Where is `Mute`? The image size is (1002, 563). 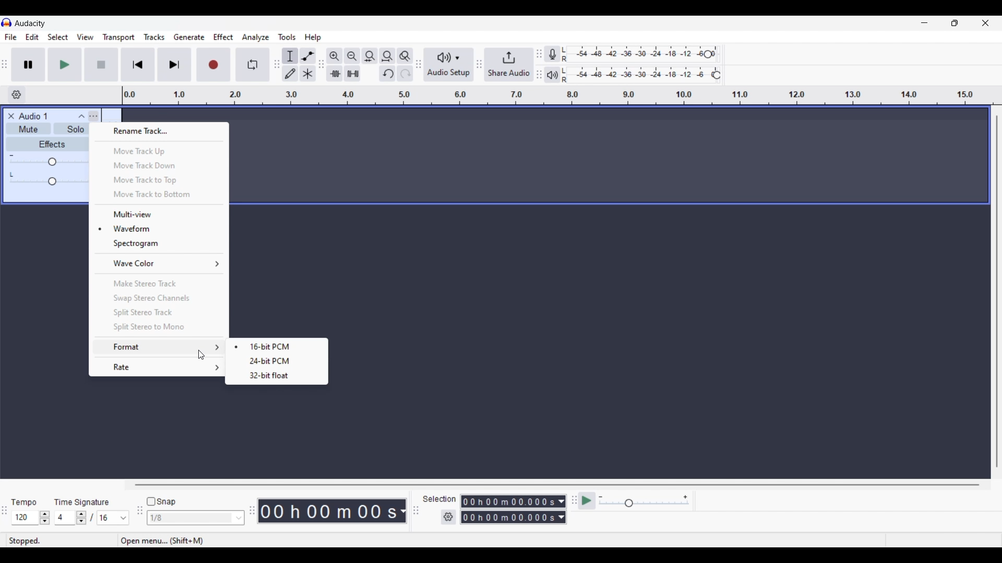 Mute is located at coordinates (27, 130).